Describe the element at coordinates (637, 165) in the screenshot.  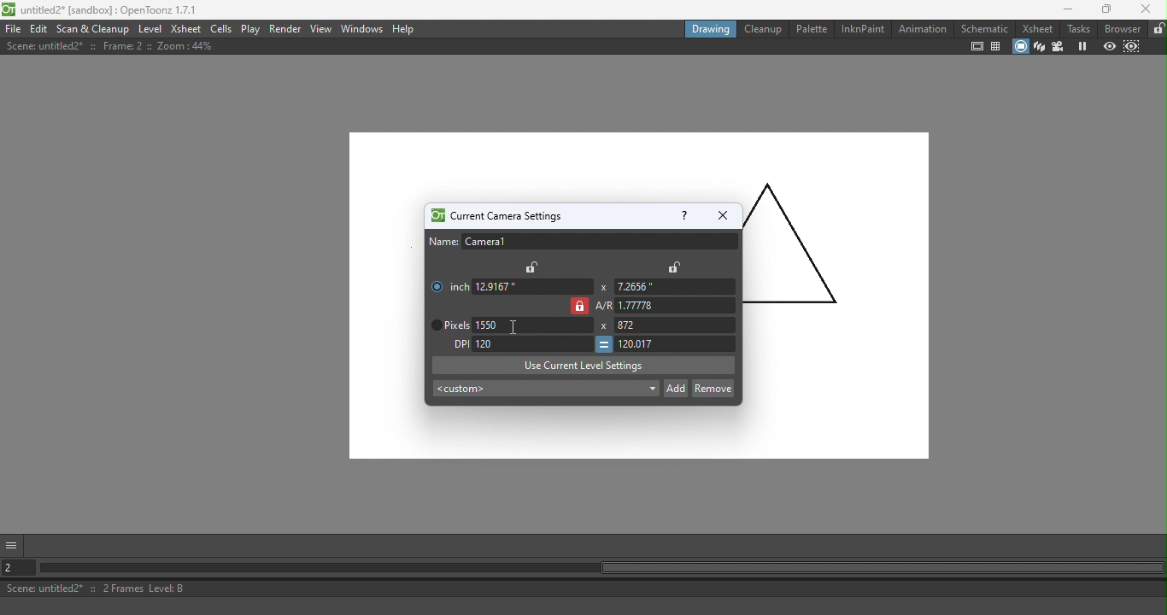
I see `canvas` at that location.